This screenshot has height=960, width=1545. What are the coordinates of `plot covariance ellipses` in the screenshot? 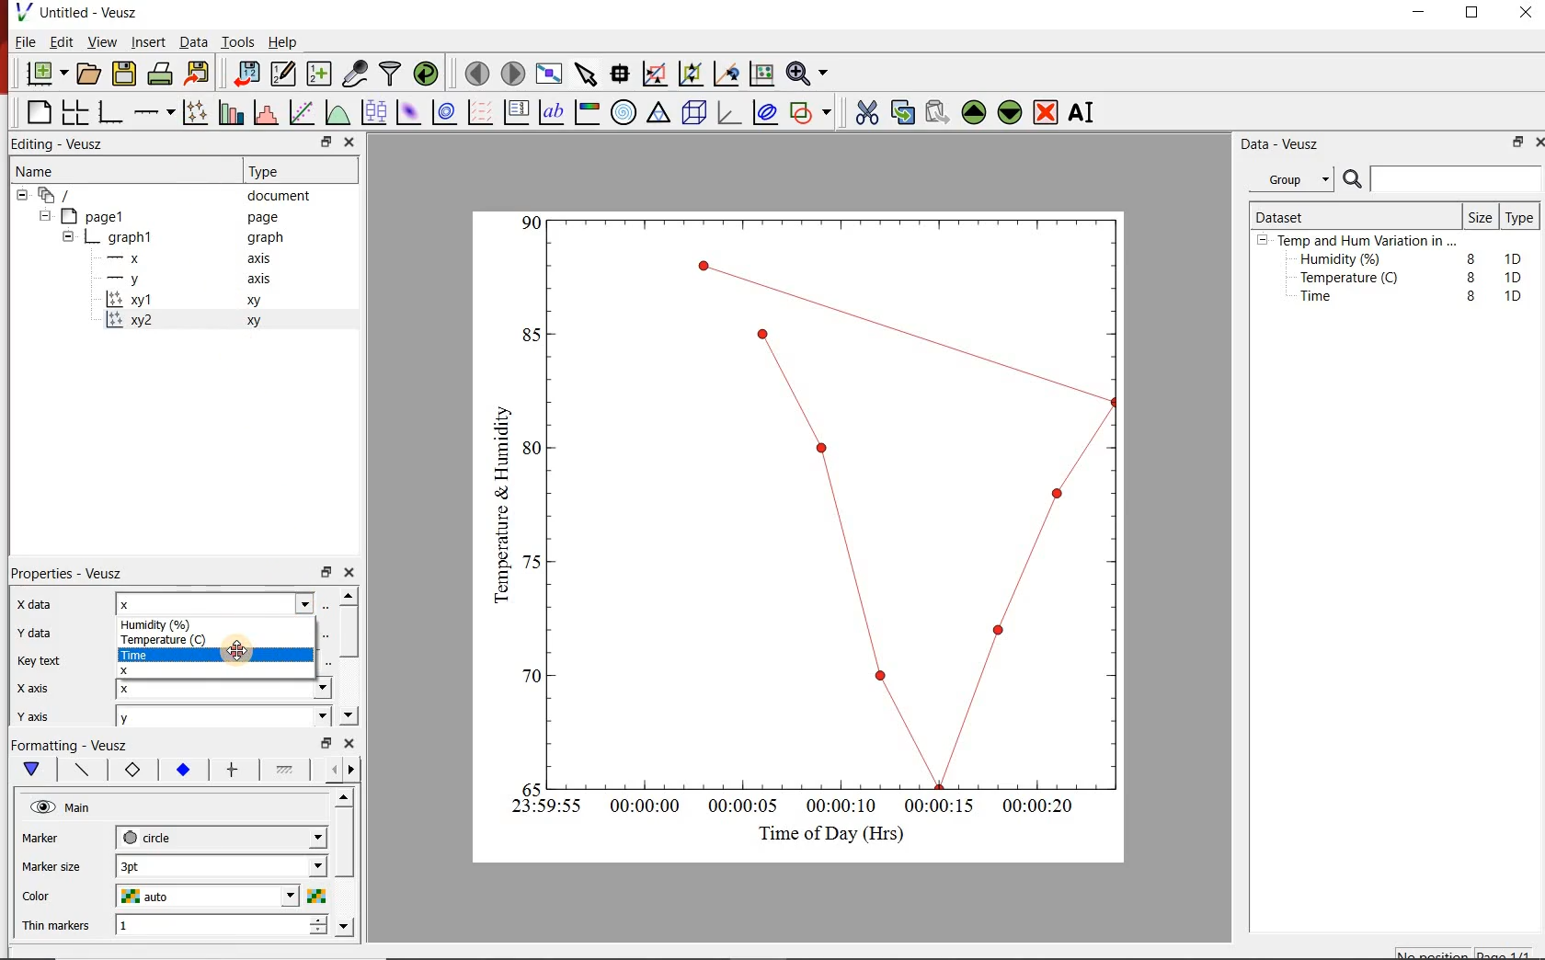 It's located at (770, 116).